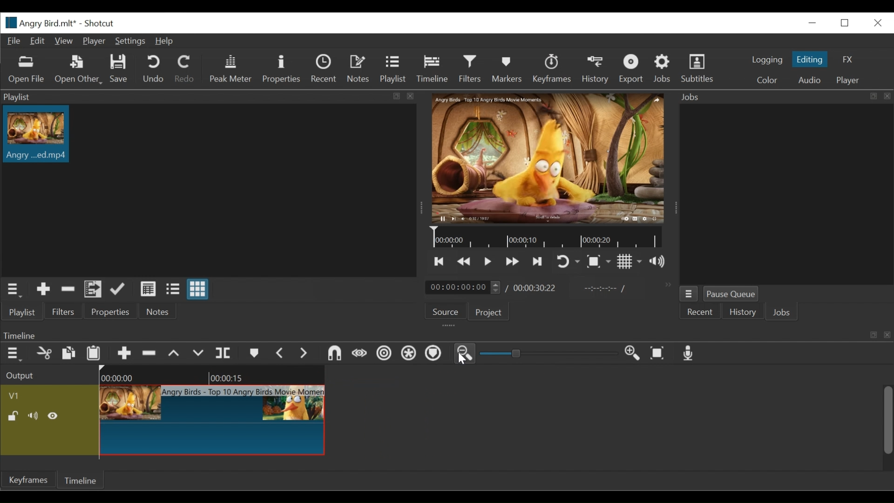  I want to click on Toggle display grid on player, so click(631, 263).